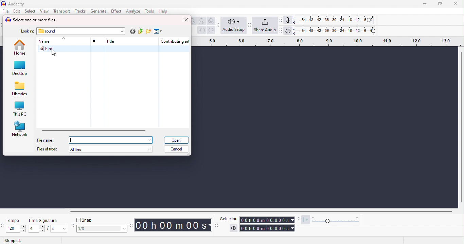 The width and height of the screenshot is (464, 244). I want to click on help, so click(163, 11).